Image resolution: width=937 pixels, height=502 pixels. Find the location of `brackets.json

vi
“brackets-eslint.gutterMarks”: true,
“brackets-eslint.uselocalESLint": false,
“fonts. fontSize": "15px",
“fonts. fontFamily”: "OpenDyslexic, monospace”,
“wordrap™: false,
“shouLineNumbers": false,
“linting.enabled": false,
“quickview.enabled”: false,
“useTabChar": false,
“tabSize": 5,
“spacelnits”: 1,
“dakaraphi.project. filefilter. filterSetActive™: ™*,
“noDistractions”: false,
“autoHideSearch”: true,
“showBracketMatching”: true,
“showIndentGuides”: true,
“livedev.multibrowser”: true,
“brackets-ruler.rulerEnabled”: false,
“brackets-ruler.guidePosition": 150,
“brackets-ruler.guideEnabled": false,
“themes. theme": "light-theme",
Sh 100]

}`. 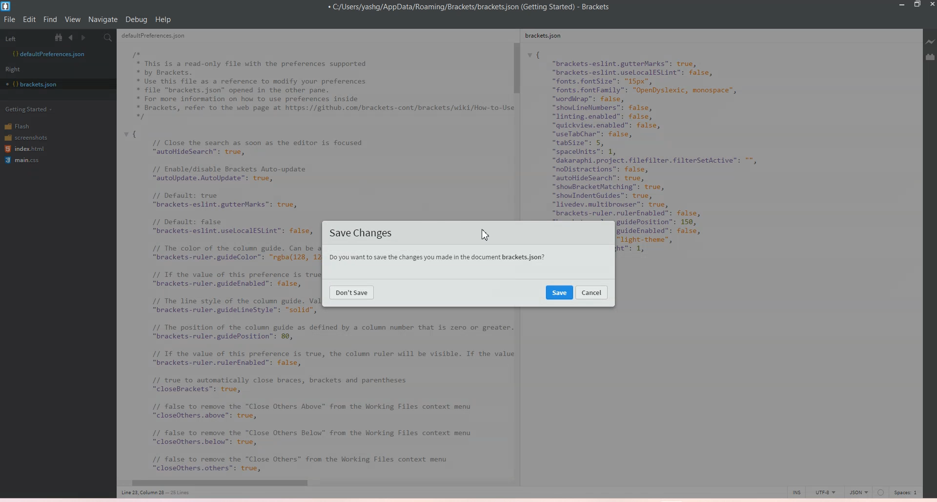

brackets.json

vi
“brackets-eslint.gutterMarks”: true,
“brackets-eslint.uselocalESLint": false,
“fonts. fontSize": "15px",
“fonts. fontFamily”: "OpenDyslexic, monospace”,
“wordrap™: false,
“shouLineNumbers": false,
“linting.enabled": false,
“quickview.enabled”: false,
“useTabChar": false,
“tabSize": 5,
“spacelnits”: 1,
“dakaraphi.project. filefilter. filterSetActive™: ™*,
“noDistractions”: false,
“autoHideSearch”: true,
“showBracketMatching”: true,
“showIndentGuides”: true,
“livedev.multibrowser”: true,
“brackets-ruler.rulerEnabled”: false,
“brackets-ruler.guidePosition": 150,
“brackets-ruler.guideEnabled": false,
“themes. theme": "light-theme",
Sh 100]

} is located at coordinates (672, 131).